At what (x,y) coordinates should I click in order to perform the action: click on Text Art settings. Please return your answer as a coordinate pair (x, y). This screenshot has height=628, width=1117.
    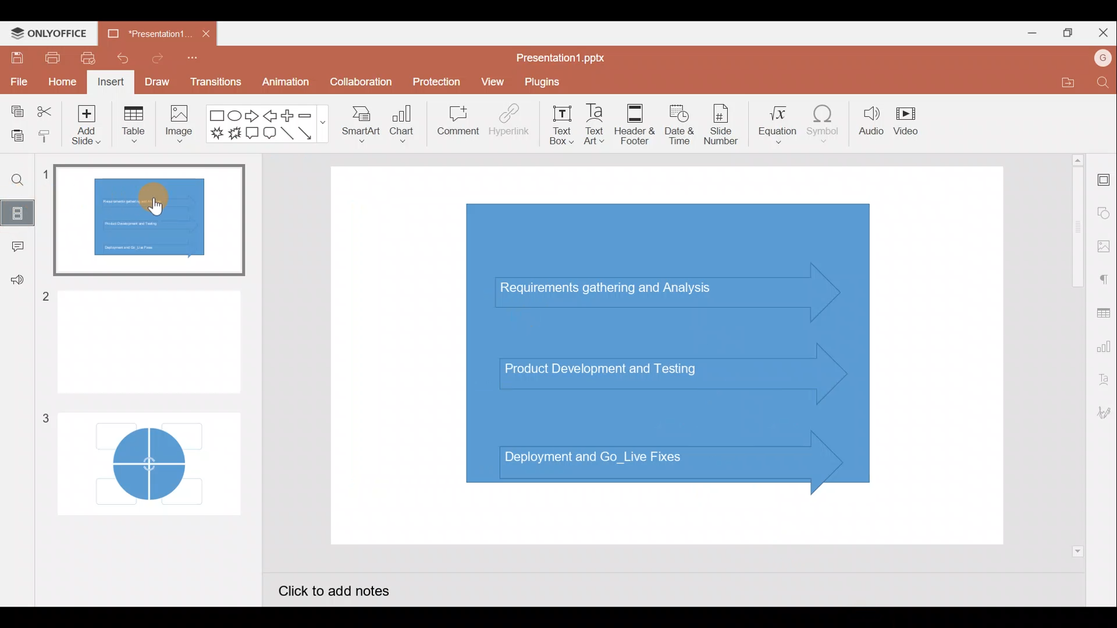
    Looking at the image, I should click on (1102, 384).